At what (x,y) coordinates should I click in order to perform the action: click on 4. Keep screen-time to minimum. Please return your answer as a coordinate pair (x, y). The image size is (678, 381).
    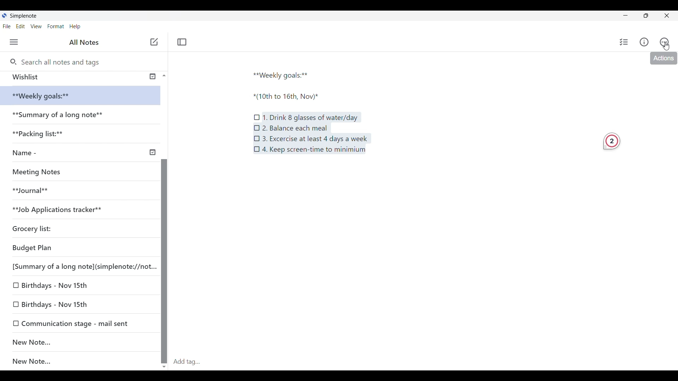
    Looking at the image, I should click on (316, 152).